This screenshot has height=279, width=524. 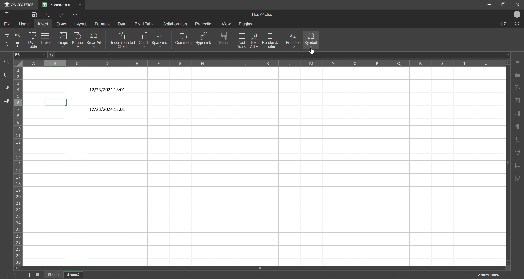 I want to click on slicer, so click(x=518, y=166).